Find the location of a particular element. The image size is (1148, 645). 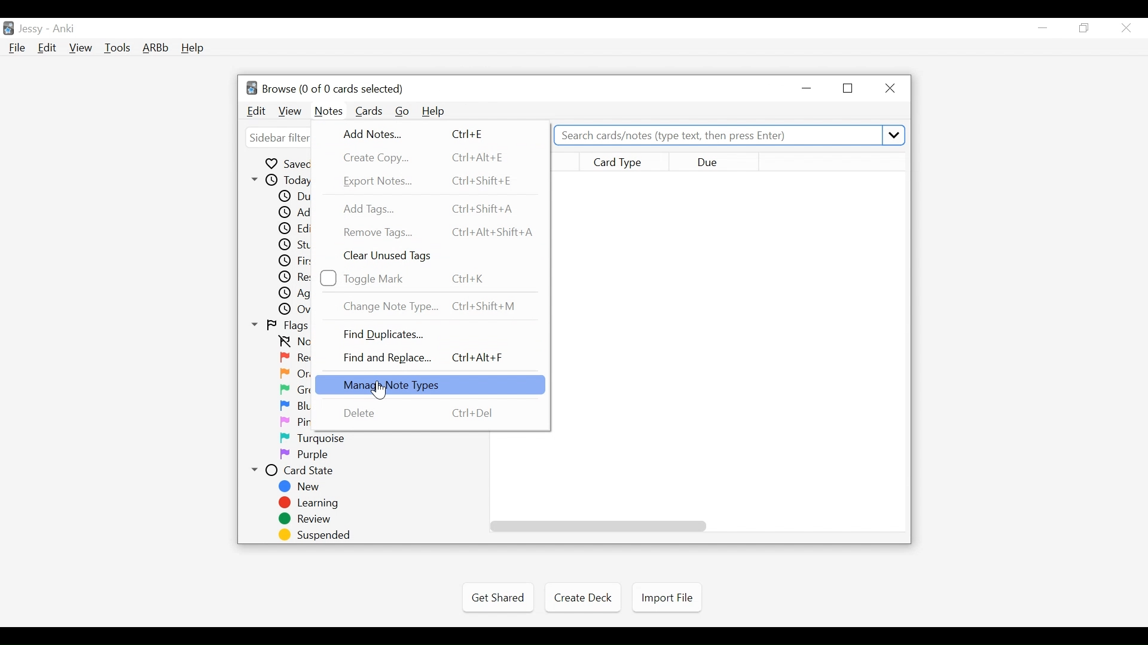

Purple is located at coordinates (306, 454).